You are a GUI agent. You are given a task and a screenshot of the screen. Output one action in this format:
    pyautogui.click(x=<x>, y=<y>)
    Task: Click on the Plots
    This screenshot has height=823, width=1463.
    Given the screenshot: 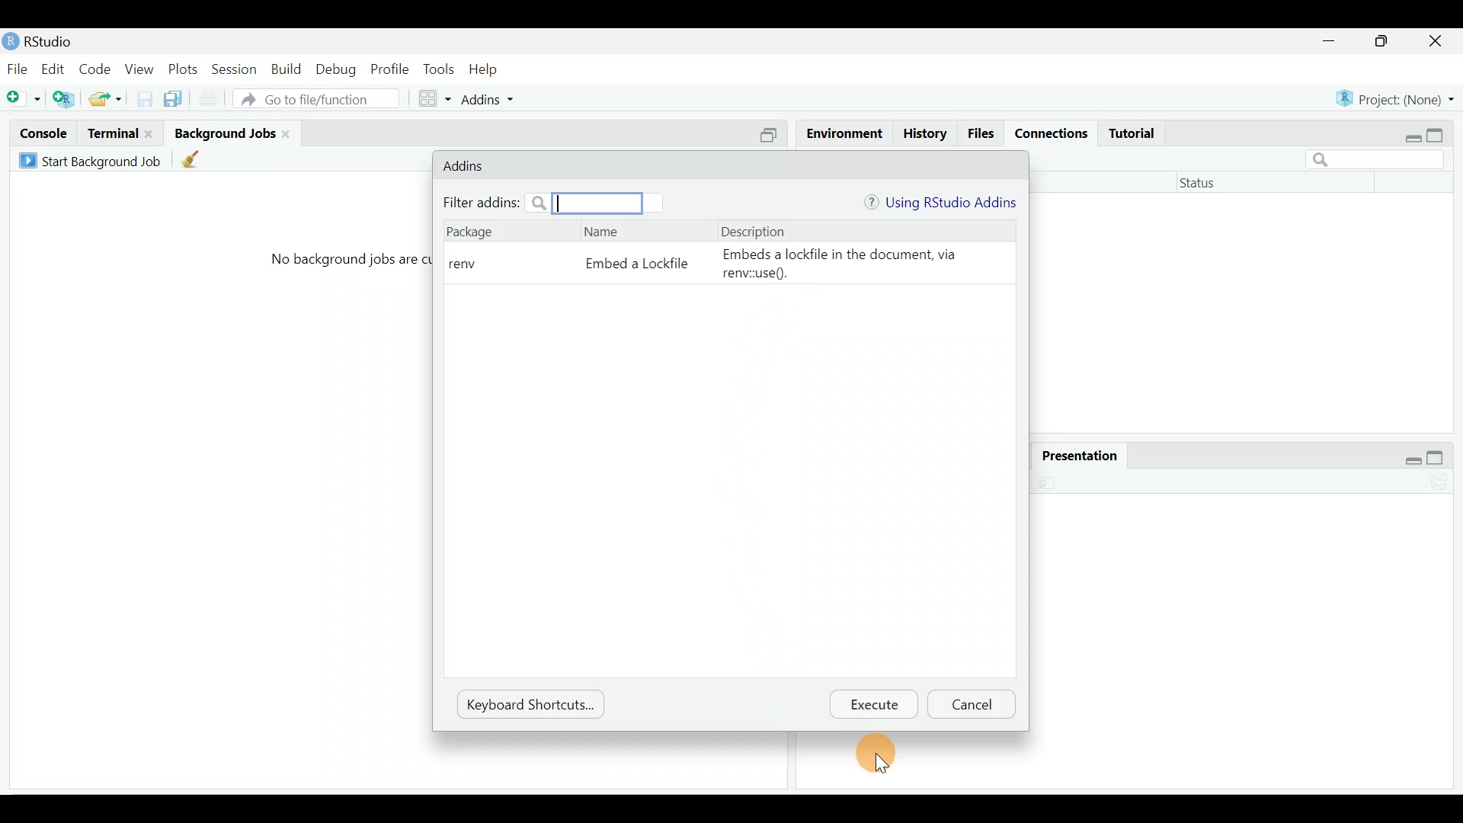 What is the action you would take?
    pyautogui.click(x=186, y=69)
    